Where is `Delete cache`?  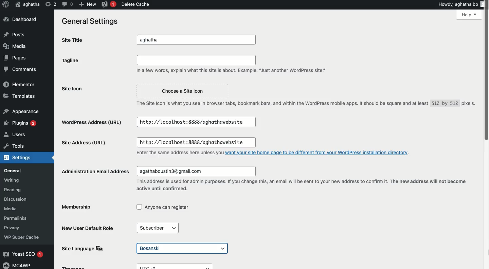
Delete cache is located at coordinates (134, 4).